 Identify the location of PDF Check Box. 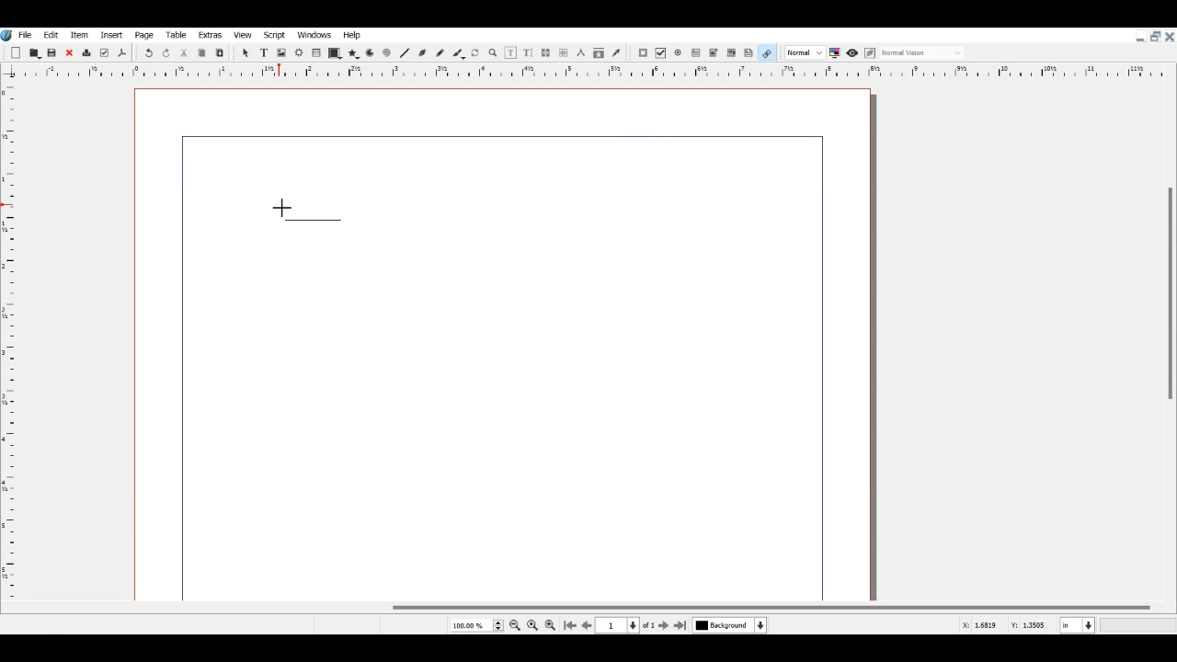
(661, 53).